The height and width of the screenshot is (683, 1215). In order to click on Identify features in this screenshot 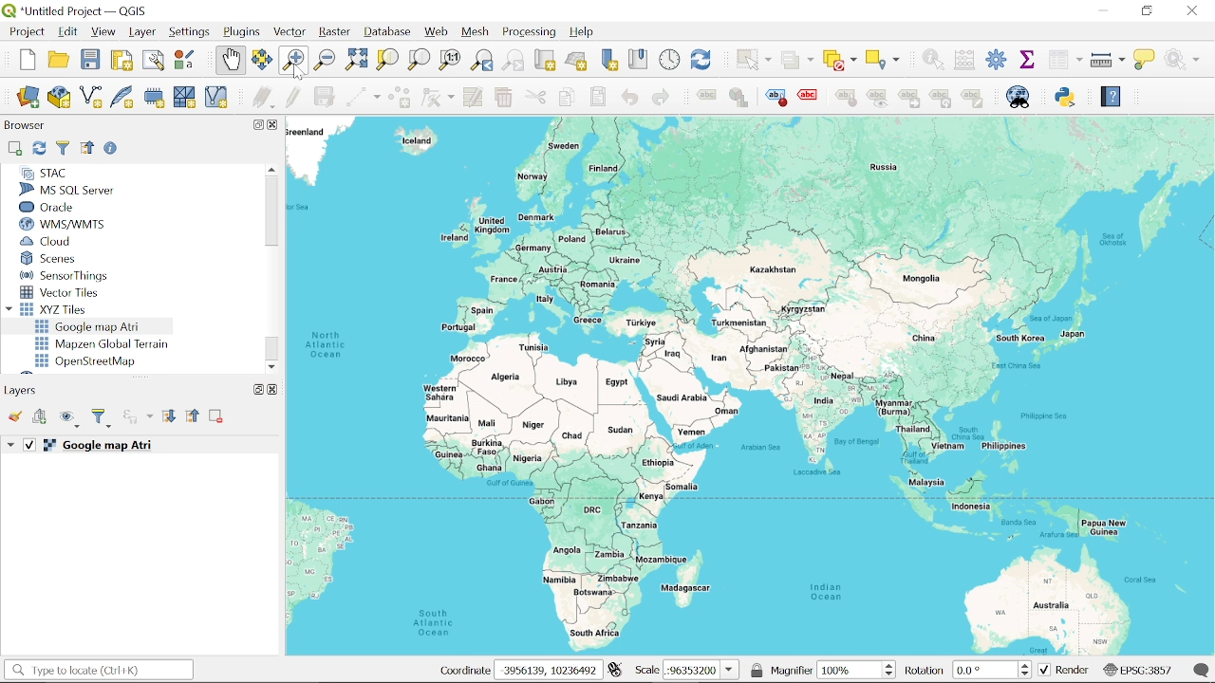, I will do `click(929, 59)`.